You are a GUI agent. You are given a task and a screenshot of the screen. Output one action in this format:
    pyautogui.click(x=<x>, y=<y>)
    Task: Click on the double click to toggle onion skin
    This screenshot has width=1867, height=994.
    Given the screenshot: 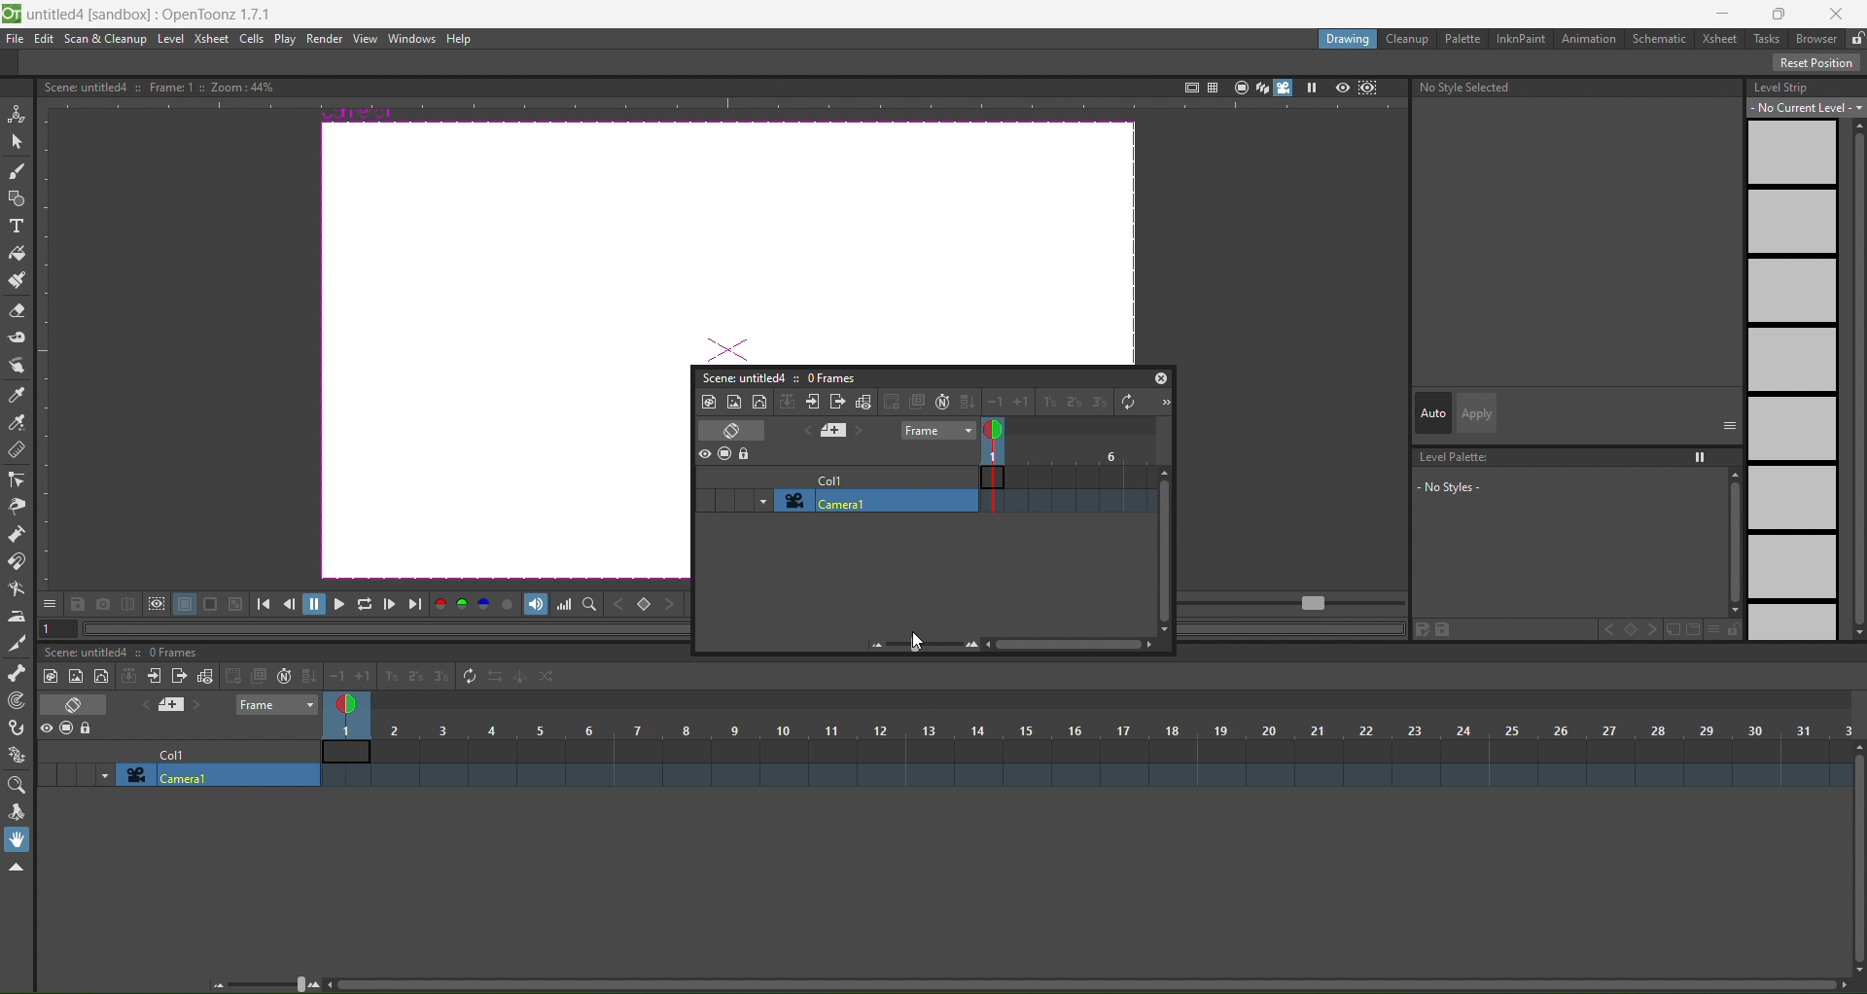 What is the action you would take?
    pyautogui.click(x=1004, y=430)
    